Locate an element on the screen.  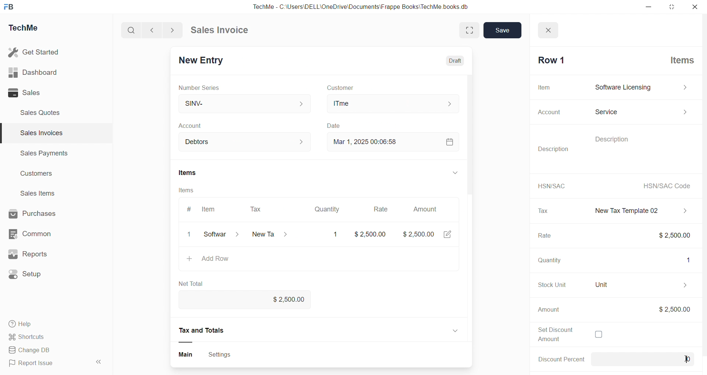
Create is located at coordinates (334, 124).